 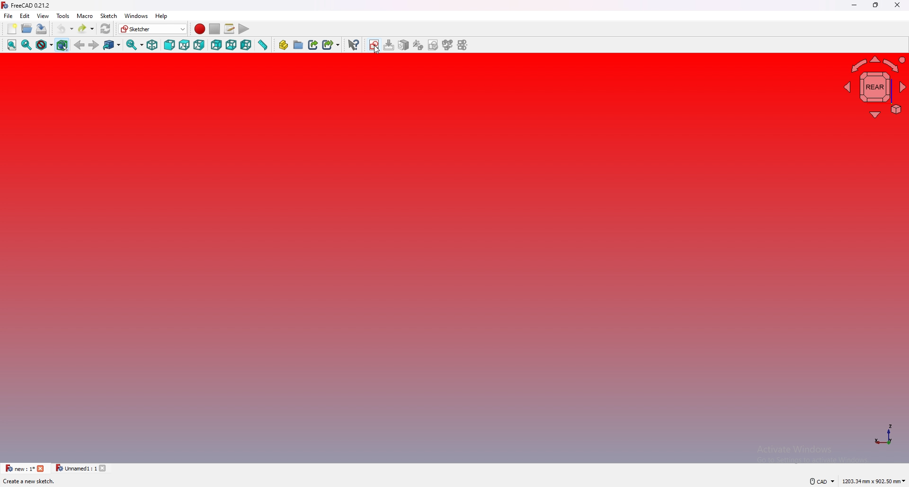 I want to click on close, so click(x=106, y=468).